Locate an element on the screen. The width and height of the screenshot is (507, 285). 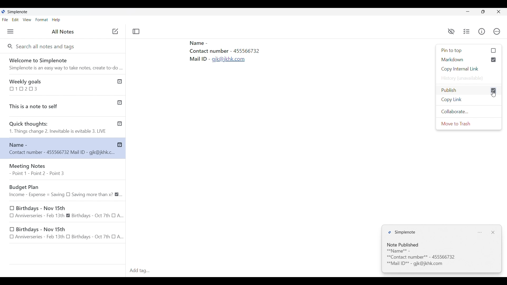
Software welcome note is located at coordinates (62, 63).